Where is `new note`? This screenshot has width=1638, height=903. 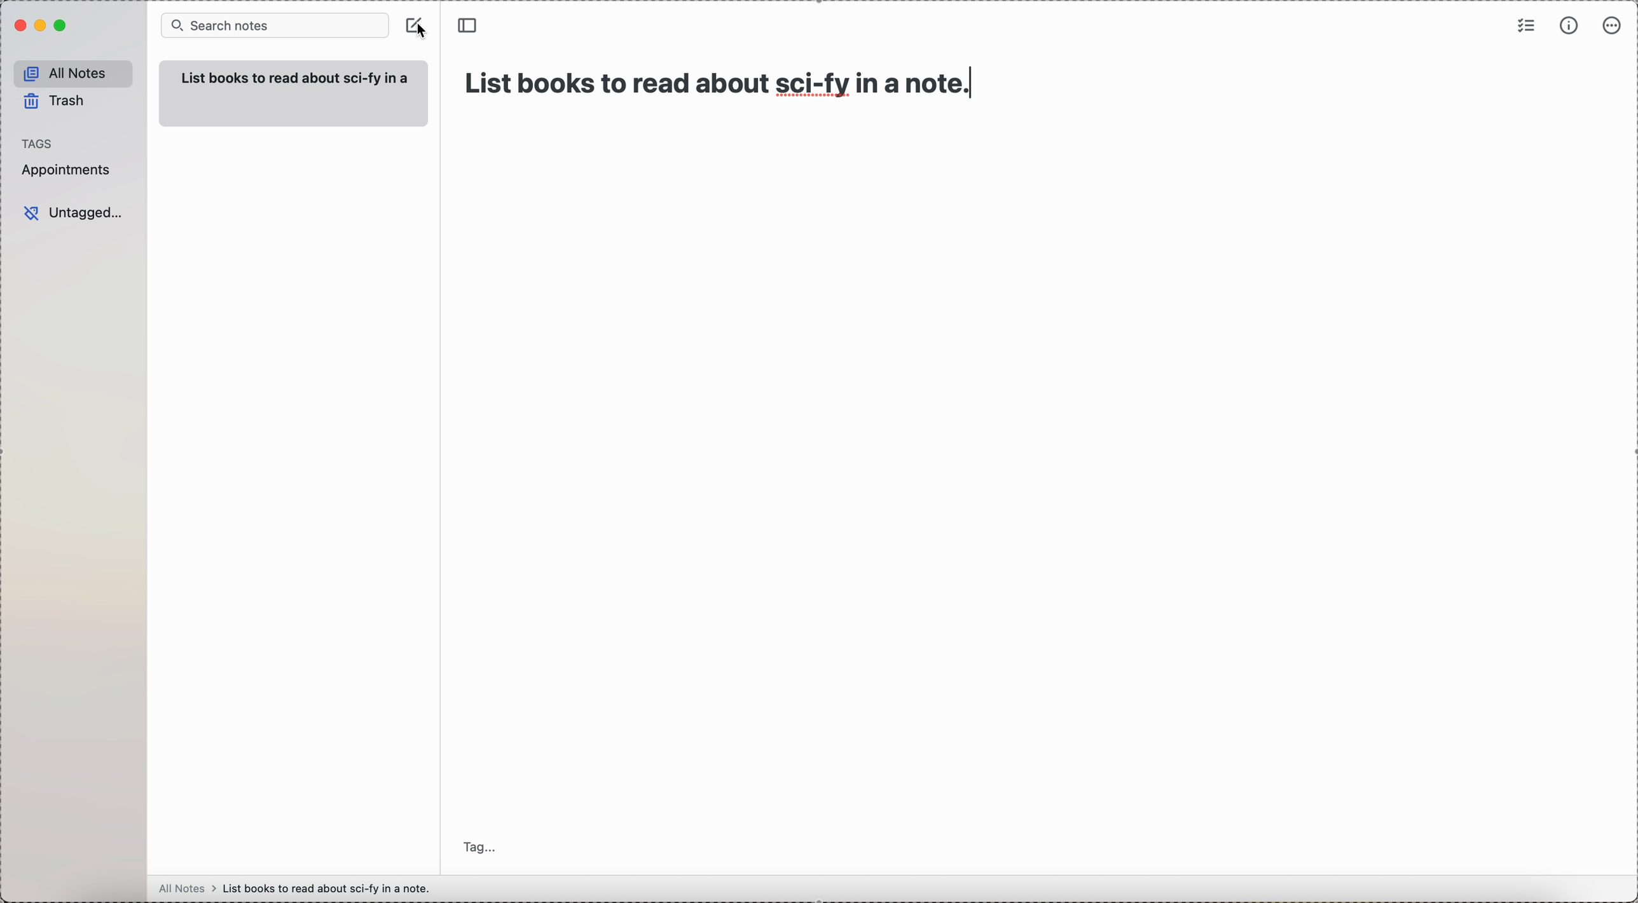
new note is located at coordinates (294, 92).